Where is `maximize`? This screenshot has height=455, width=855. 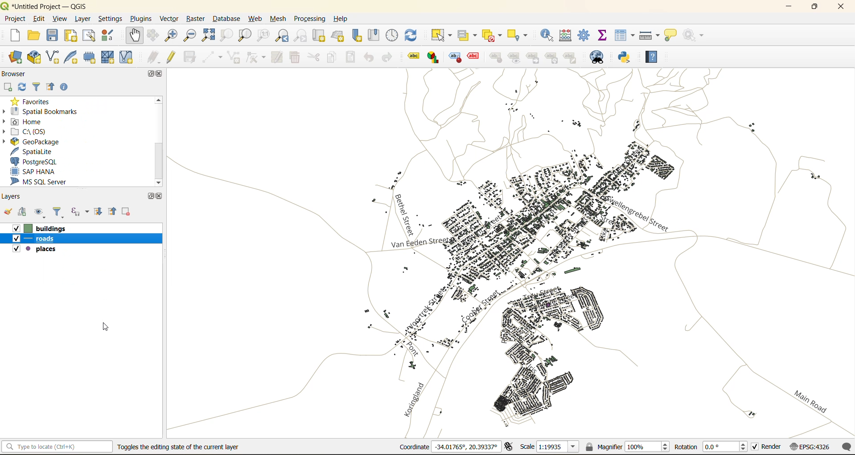
maximize is located at coordinates (814, 8).